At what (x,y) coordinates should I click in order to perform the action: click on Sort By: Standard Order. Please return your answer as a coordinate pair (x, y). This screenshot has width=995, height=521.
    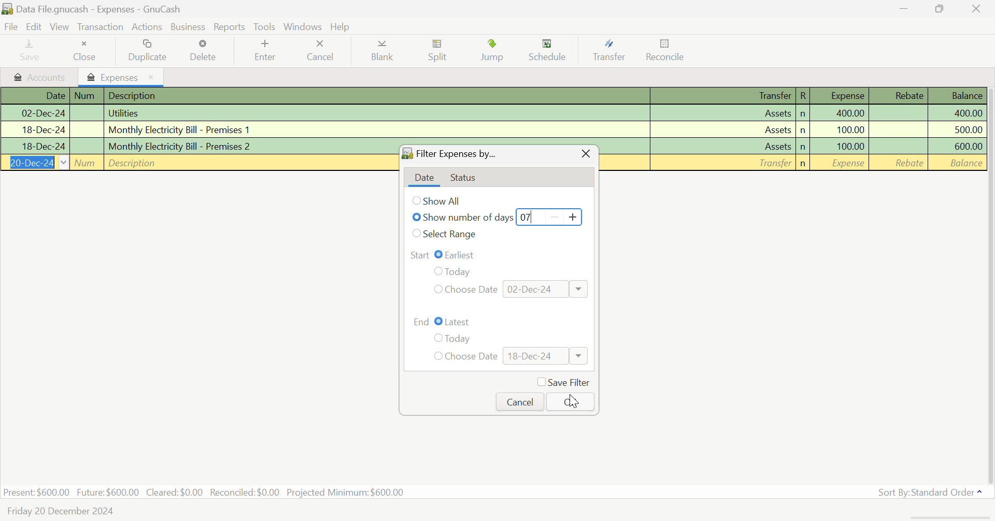
    Looking at the image, I should click on (935, 491).